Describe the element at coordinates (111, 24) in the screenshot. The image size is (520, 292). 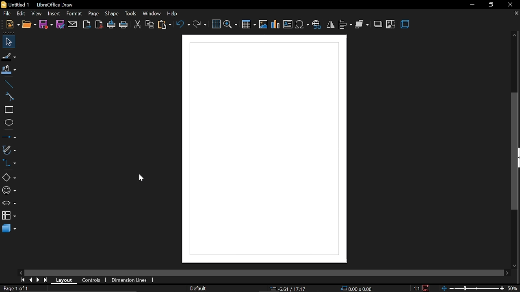
I see `print directly` at that location.